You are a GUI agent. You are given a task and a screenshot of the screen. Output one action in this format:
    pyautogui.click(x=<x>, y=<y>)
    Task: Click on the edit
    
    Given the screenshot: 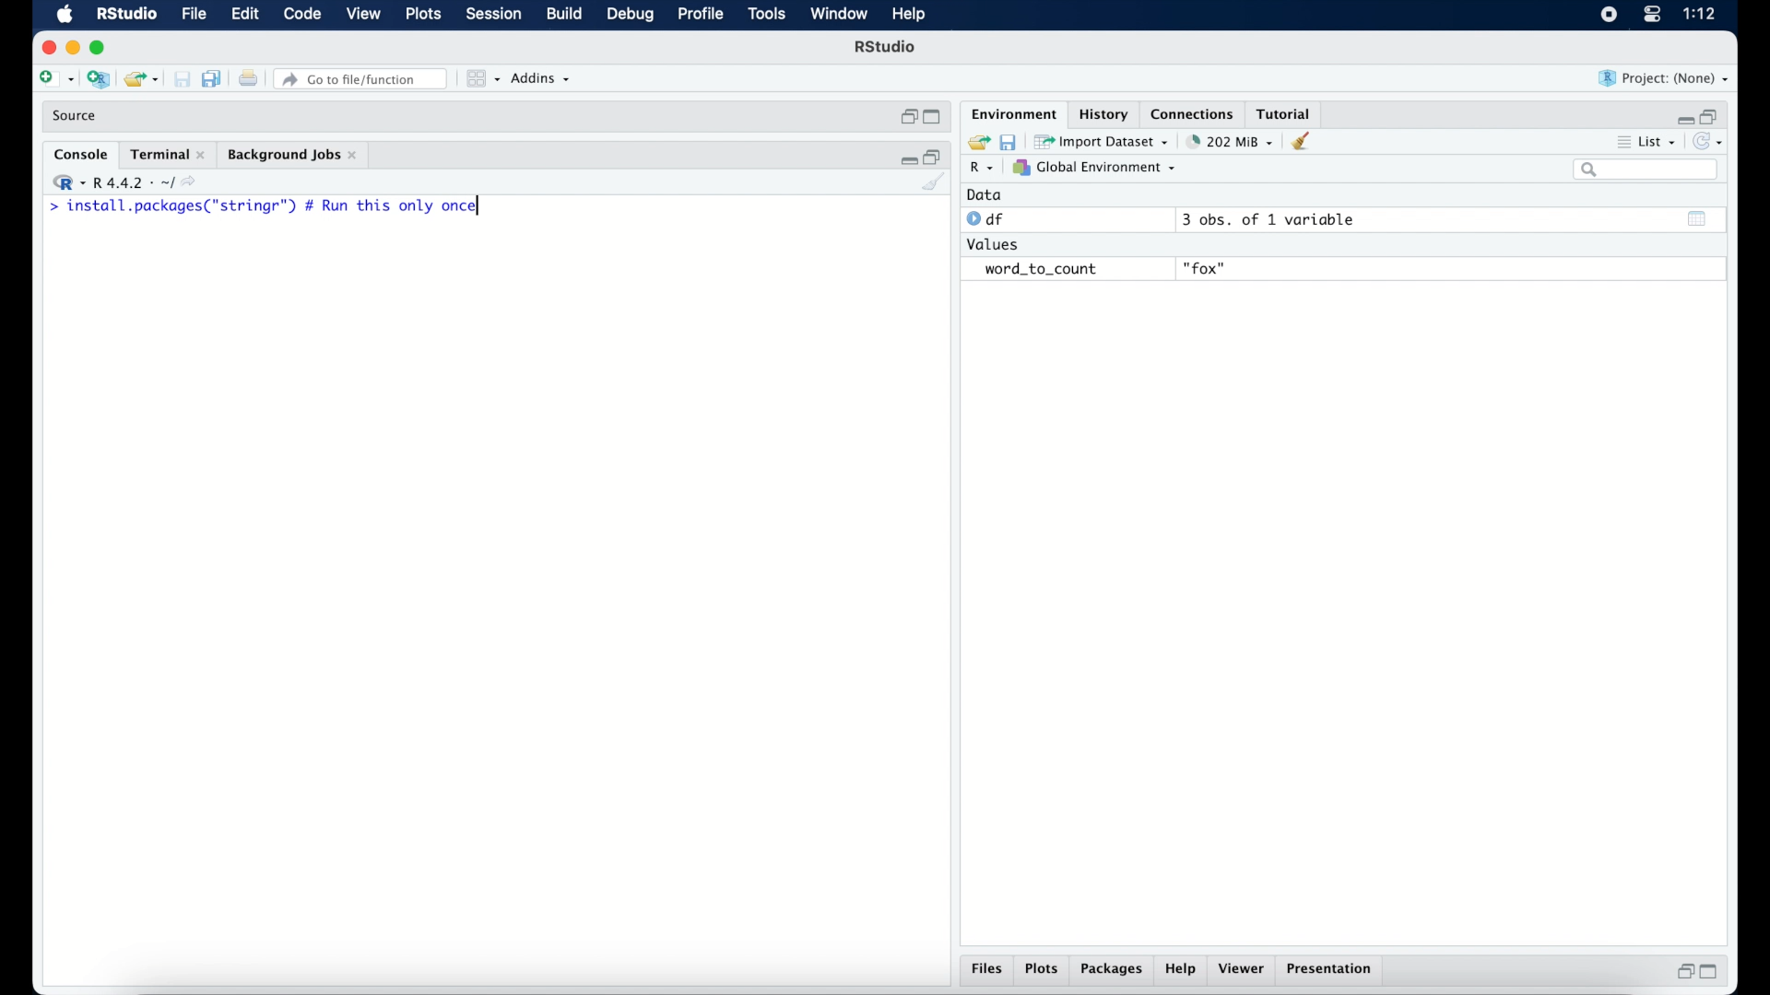 What is the action you would take?
    pyautogui.click(x=244, y=15)
    